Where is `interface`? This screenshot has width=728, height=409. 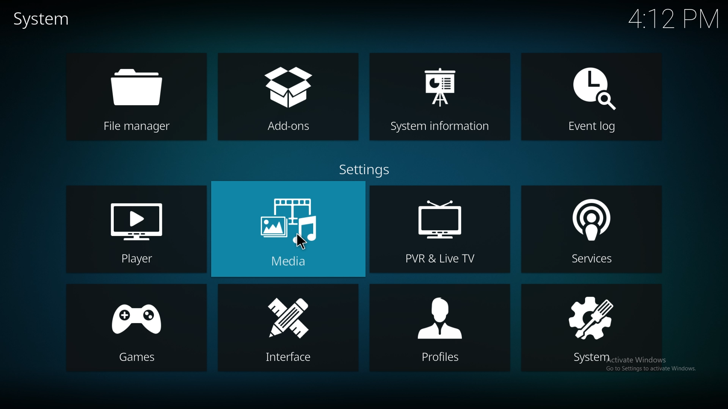 interface is located at coordinates (287, 328).